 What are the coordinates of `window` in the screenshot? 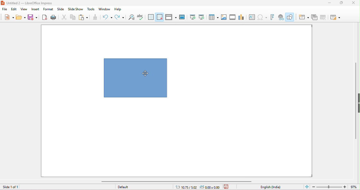 It's located at (105, 9).